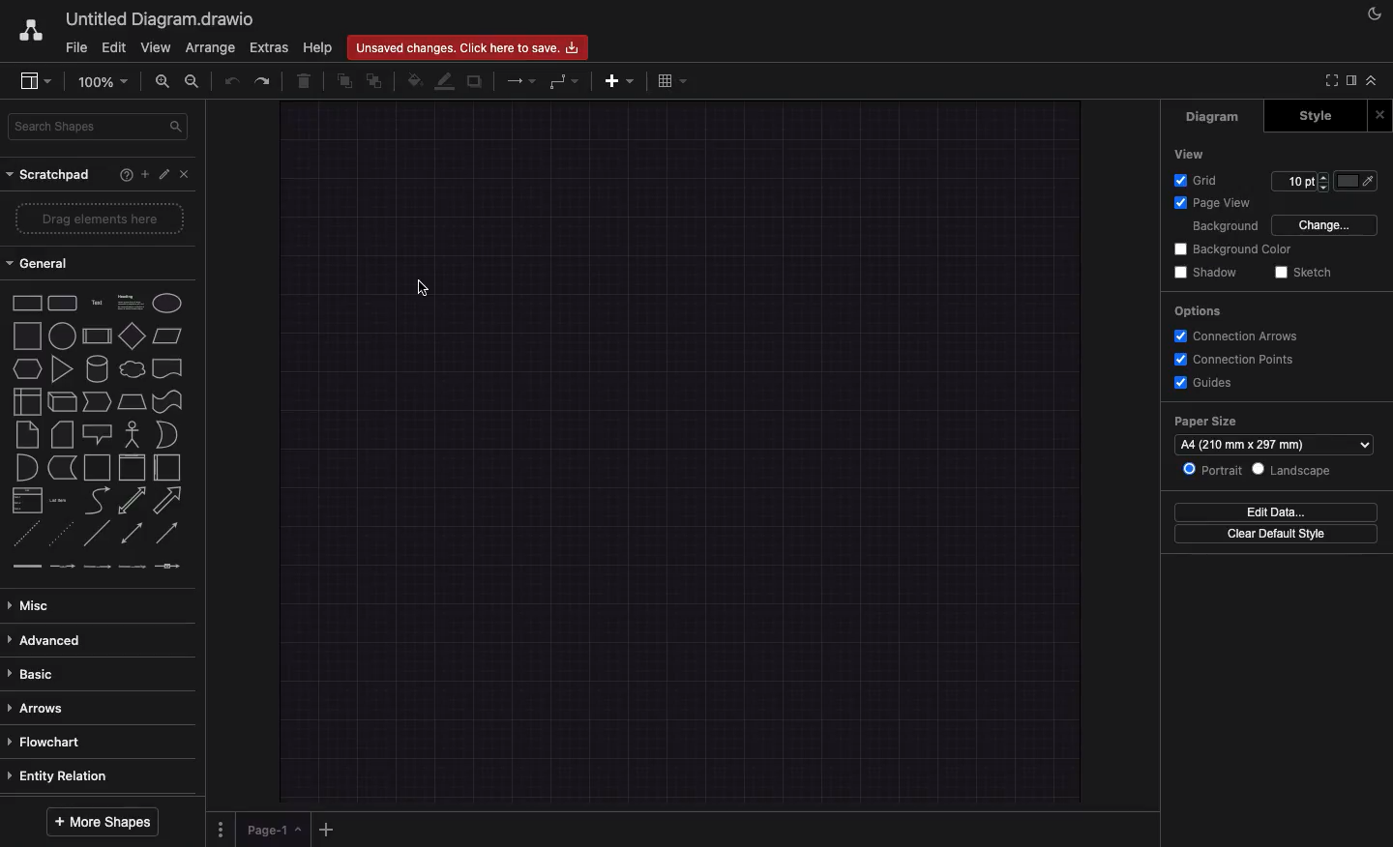 This screenshot has width=1393, height=847. What do you see at coordinates (132, 434) in the screenshot?
I see `actor` at bounding box center [132, 434].